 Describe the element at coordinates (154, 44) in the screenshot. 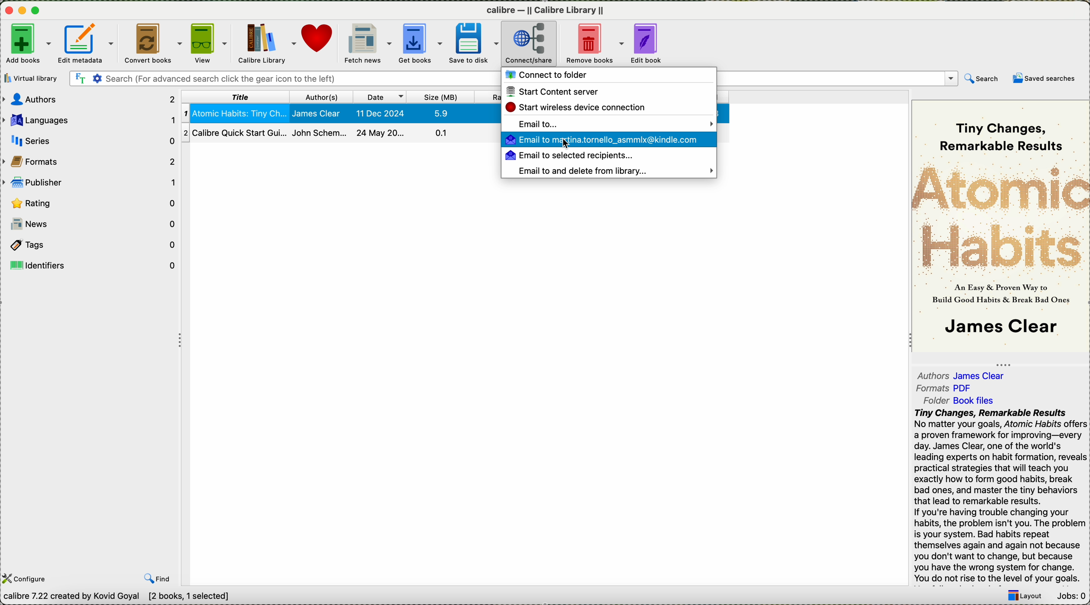

I see `convert books` at that location.